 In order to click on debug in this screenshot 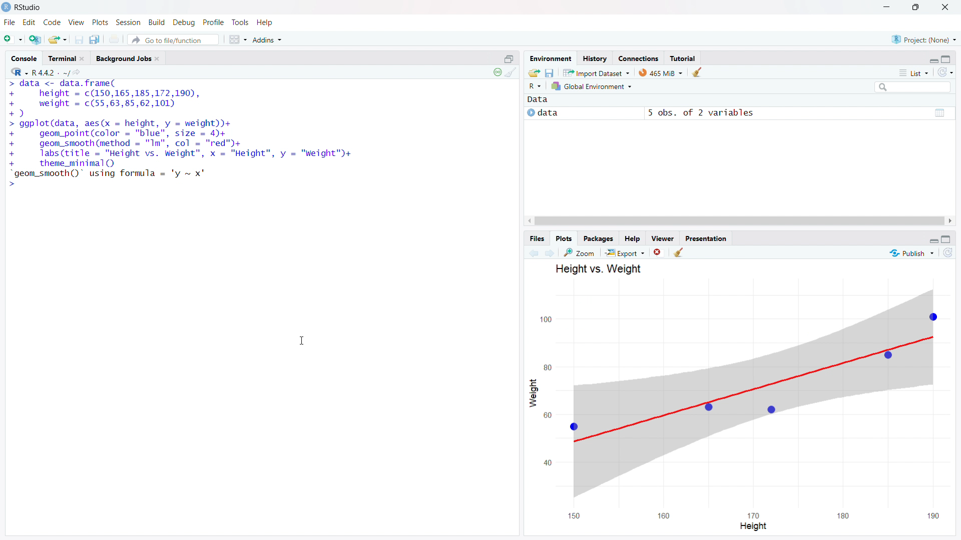, I will do `click(184, 22)`.